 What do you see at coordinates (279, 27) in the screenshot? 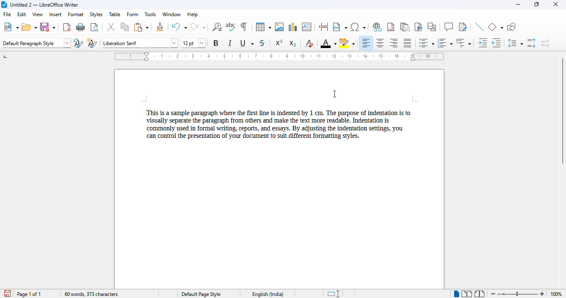
I see `insert image` at bounding box center [279, 27].